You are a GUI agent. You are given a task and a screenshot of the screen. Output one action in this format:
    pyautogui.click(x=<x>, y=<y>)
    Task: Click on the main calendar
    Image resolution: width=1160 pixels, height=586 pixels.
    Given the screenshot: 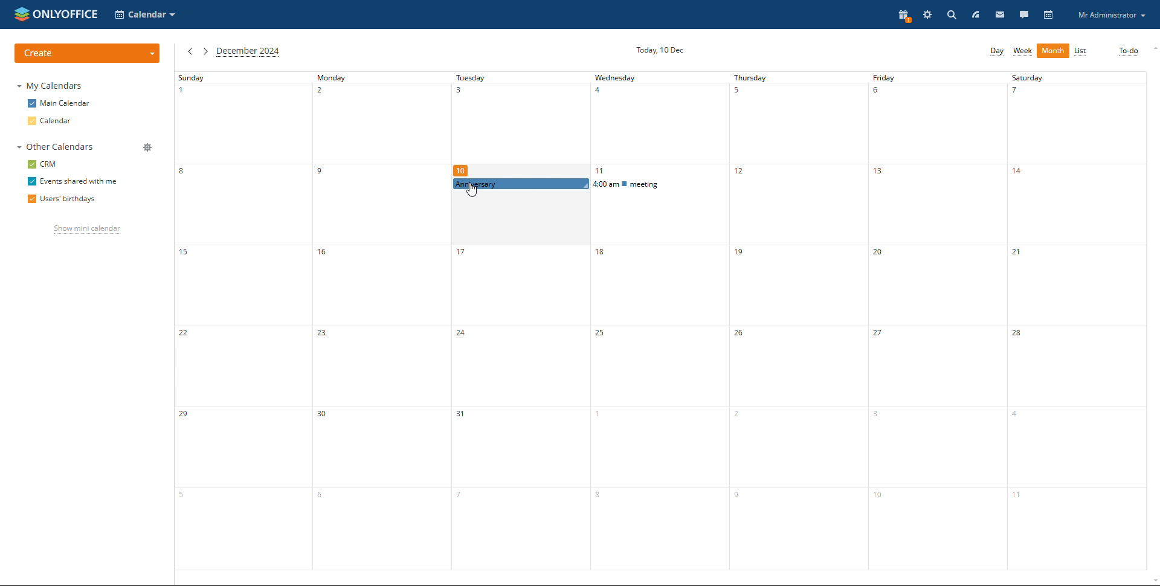 What is the action you would take?
    pyautogui.click(x=59, y=104)
    